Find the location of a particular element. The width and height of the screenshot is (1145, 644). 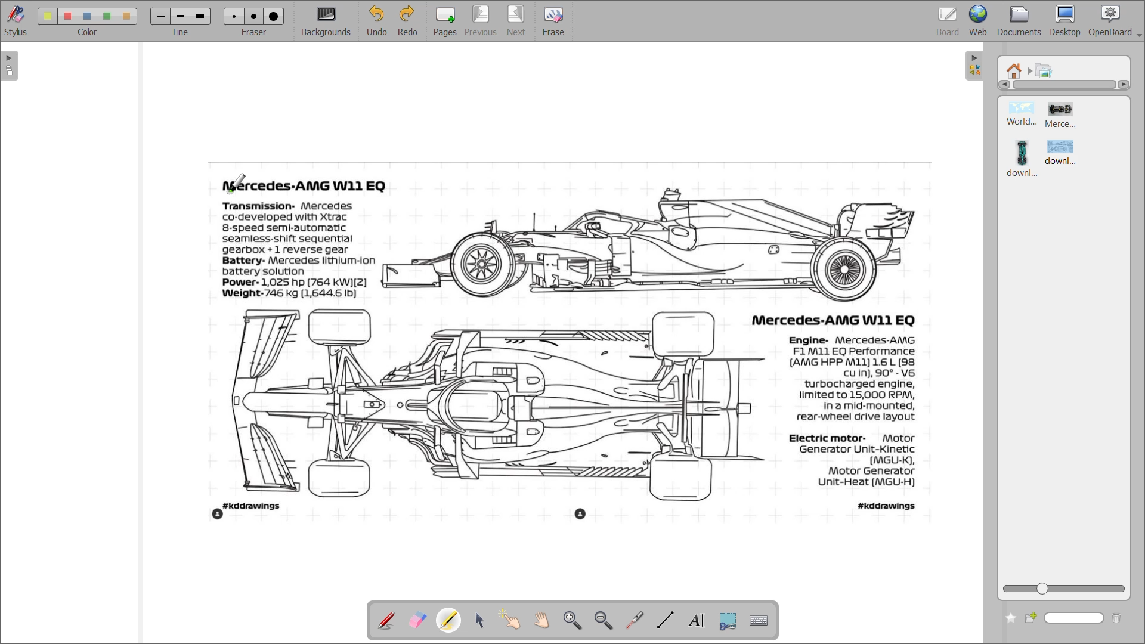

documents is located at coordinates (1022, 21).